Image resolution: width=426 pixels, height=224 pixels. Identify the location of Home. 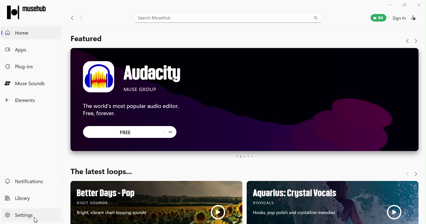
(33, 33).